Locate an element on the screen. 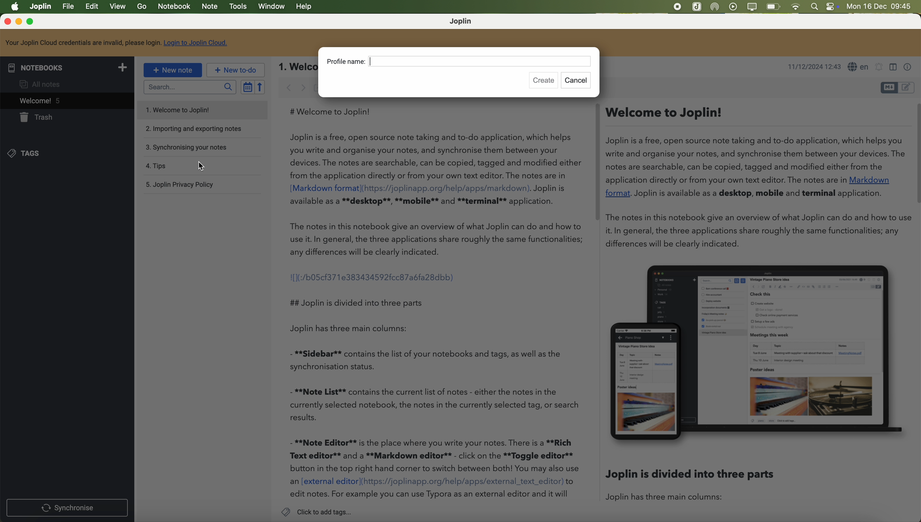  stop recording is located at coordinates (676, 7).